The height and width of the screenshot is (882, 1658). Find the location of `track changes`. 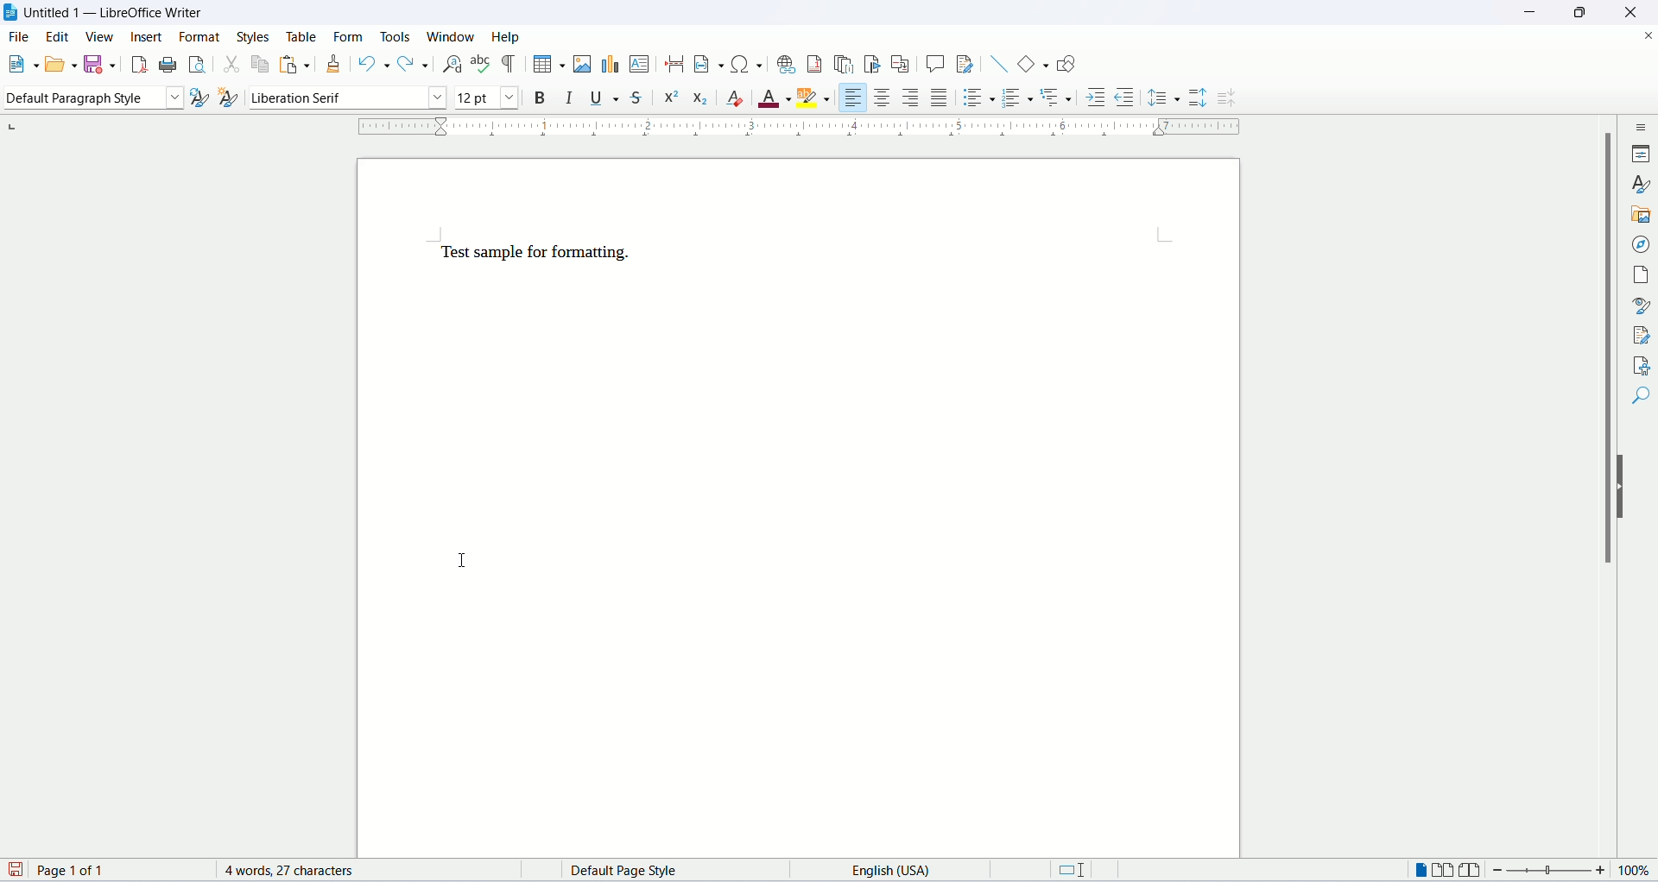

track changes is located at coordinates (965, 65).